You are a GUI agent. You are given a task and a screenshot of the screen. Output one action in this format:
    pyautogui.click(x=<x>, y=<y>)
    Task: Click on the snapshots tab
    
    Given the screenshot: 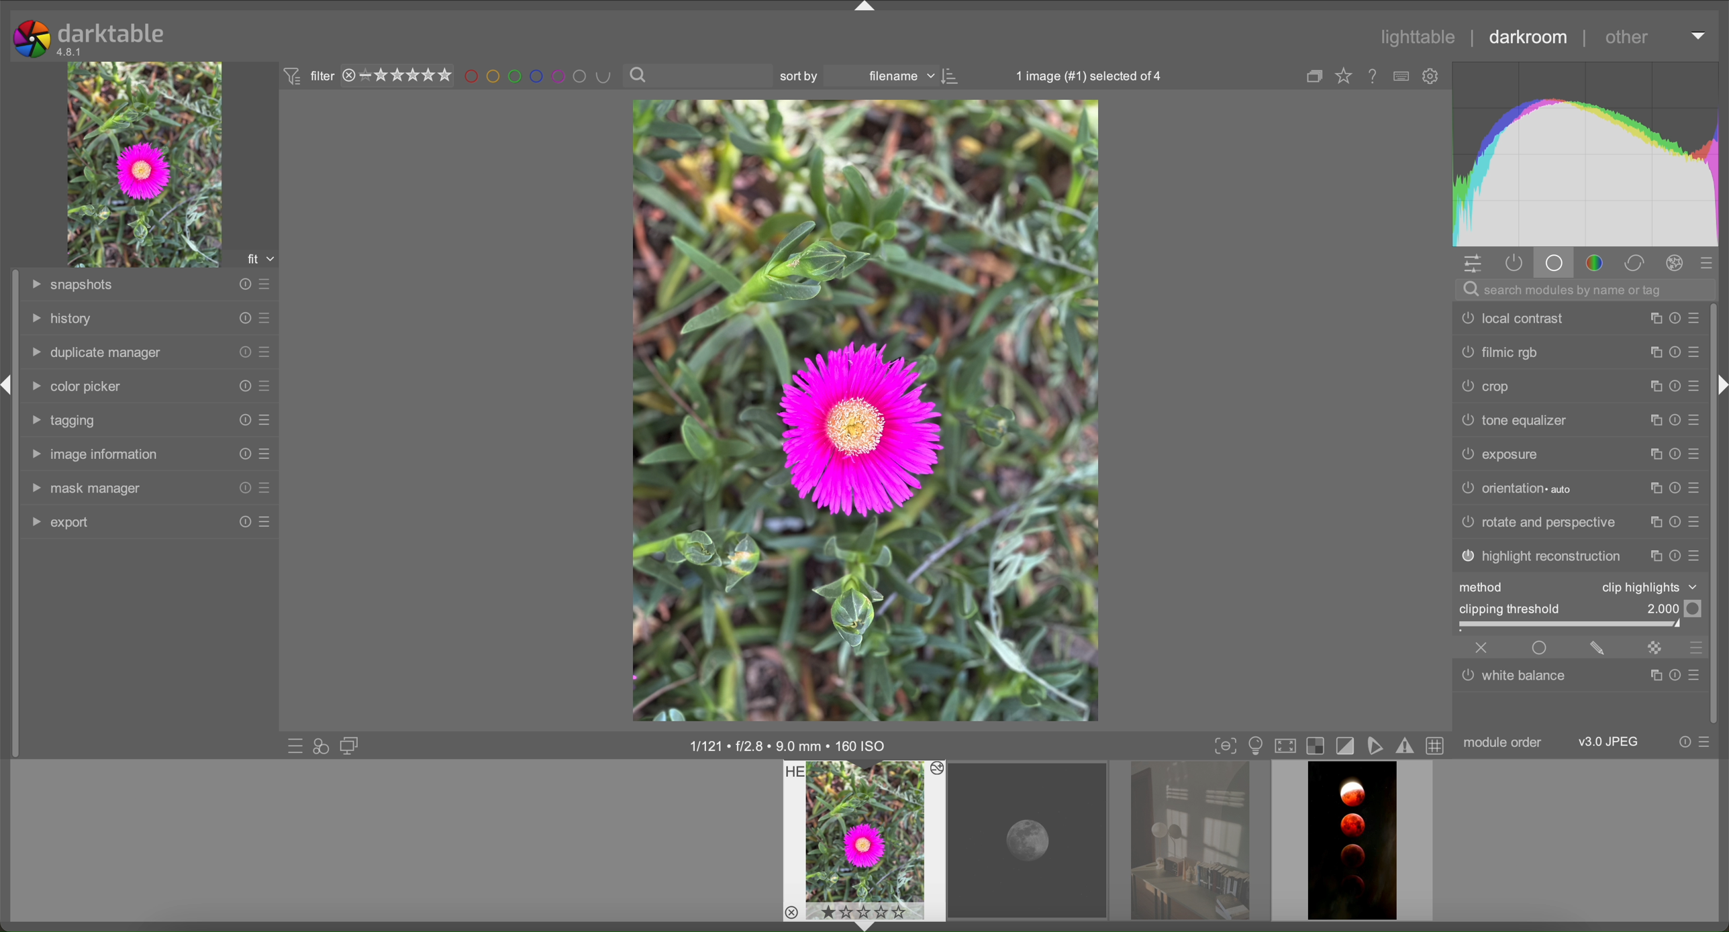 What is the action you would take?
    pyautogui.click(x=72, y=284)
    